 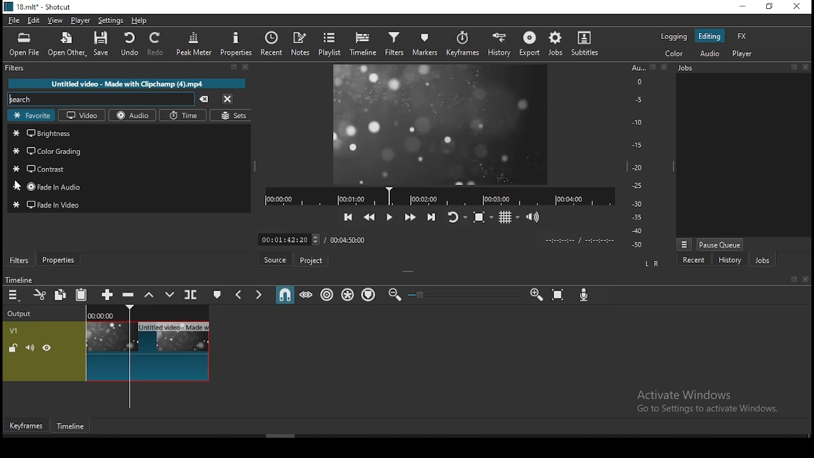 I want to click on zoom timeline to fit, so click(x=558, y=295).